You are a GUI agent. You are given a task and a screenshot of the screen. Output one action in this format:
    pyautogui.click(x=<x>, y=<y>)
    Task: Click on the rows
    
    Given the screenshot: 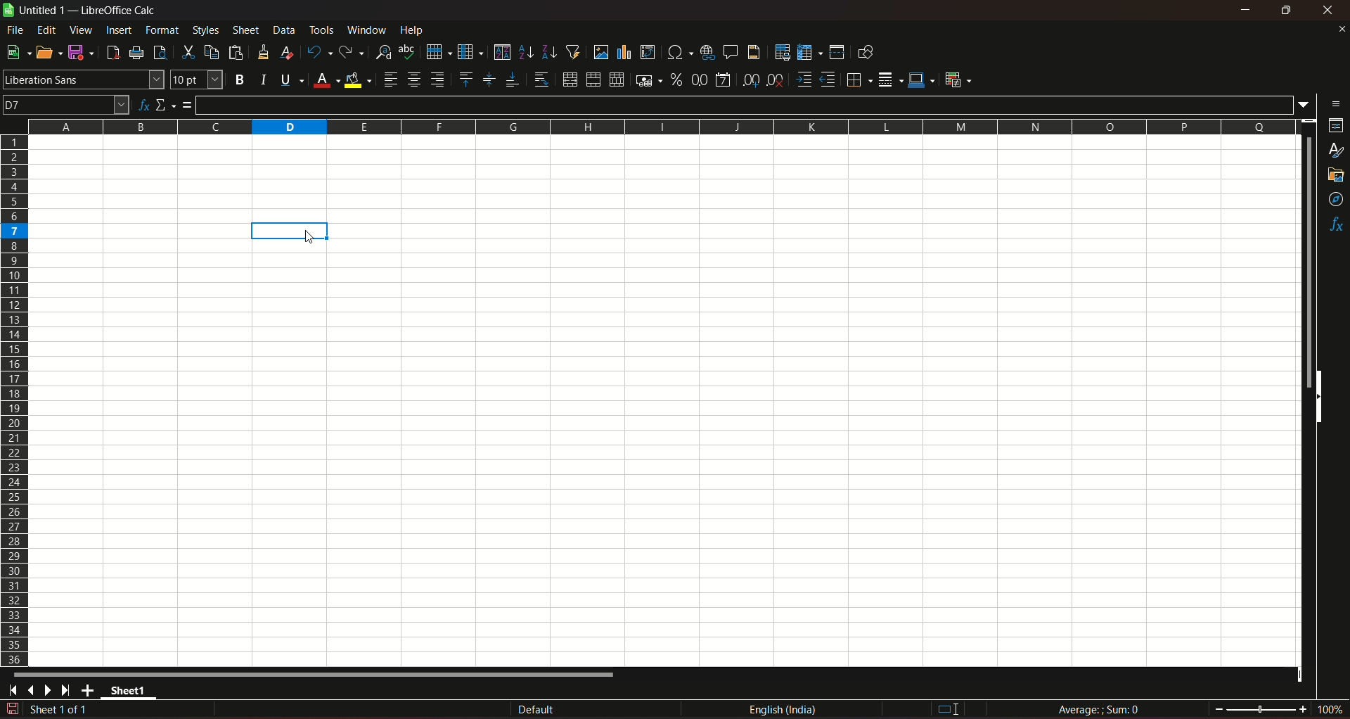 What is the action you would take?
    pyautogui.click(x=15, y=400)
    